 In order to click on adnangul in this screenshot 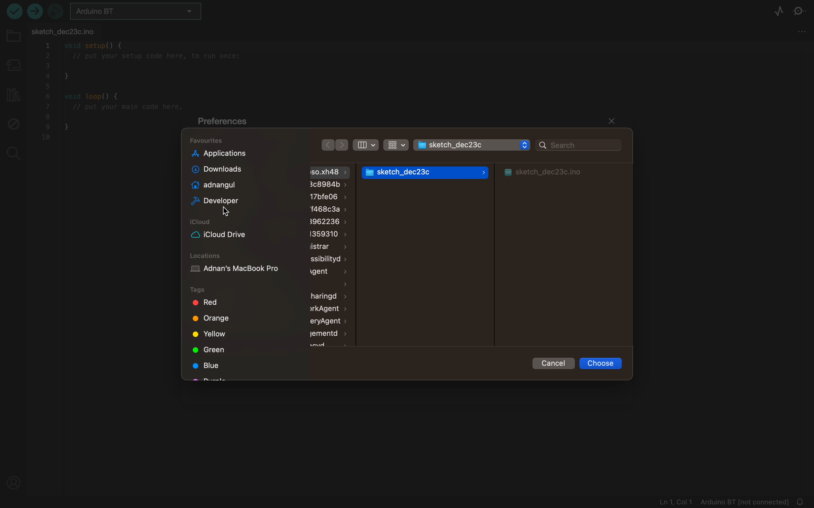, I will do `click(220, 185)`.